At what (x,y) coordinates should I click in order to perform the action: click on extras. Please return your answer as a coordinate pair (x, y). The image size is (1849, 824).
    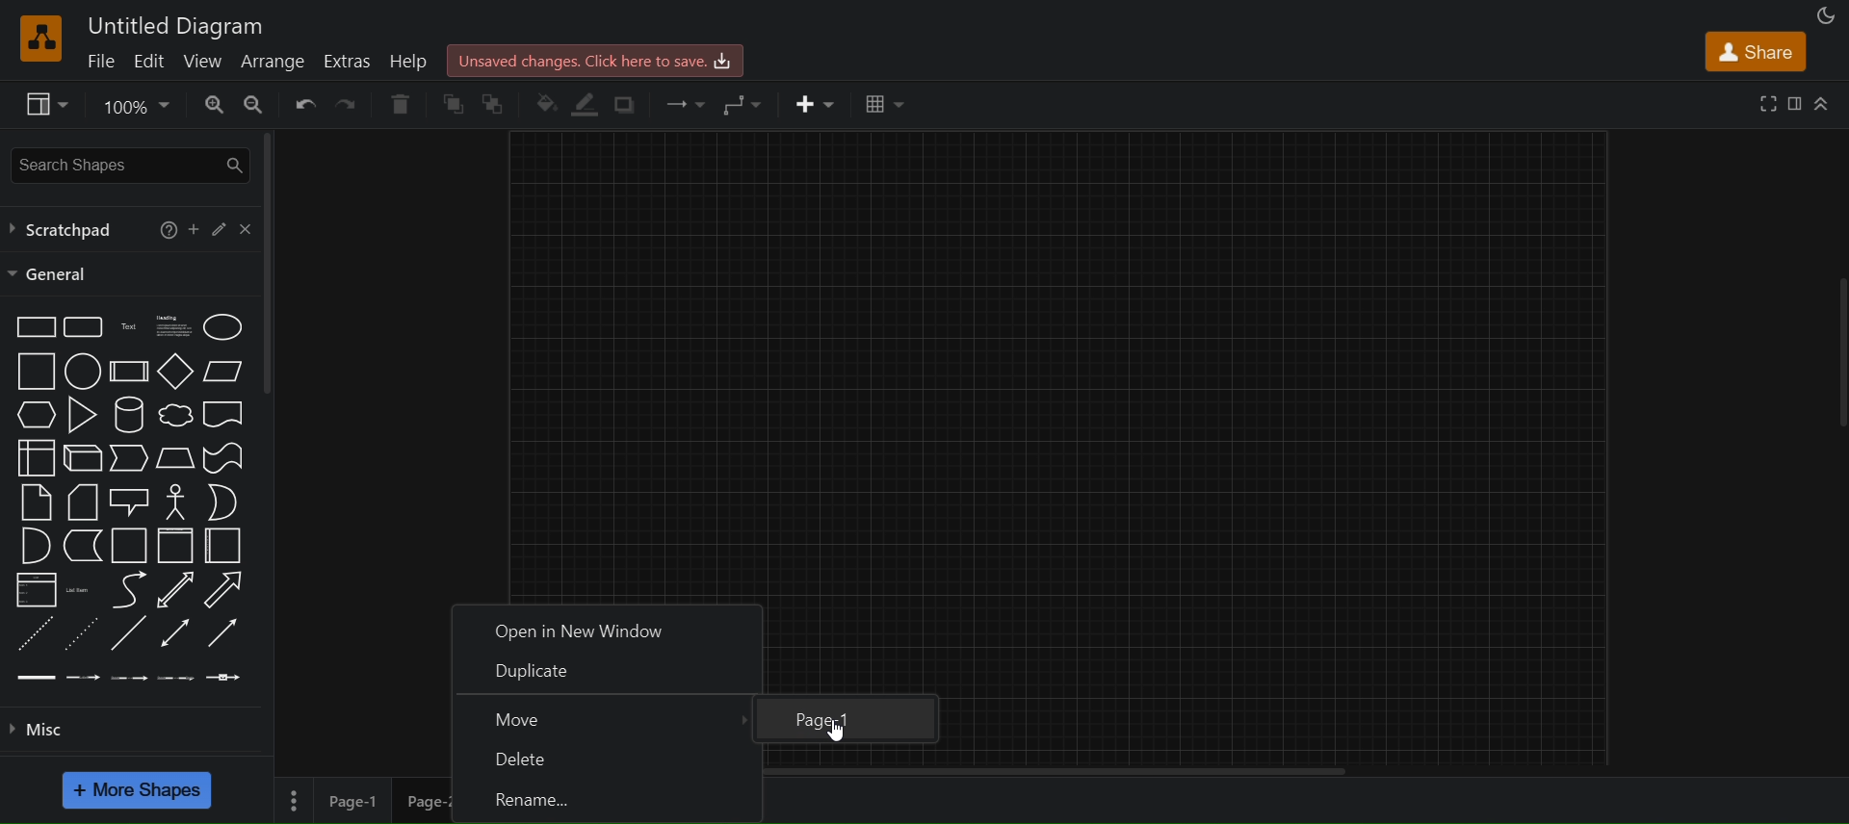
    Looking at the image, I should click on (348, 62).